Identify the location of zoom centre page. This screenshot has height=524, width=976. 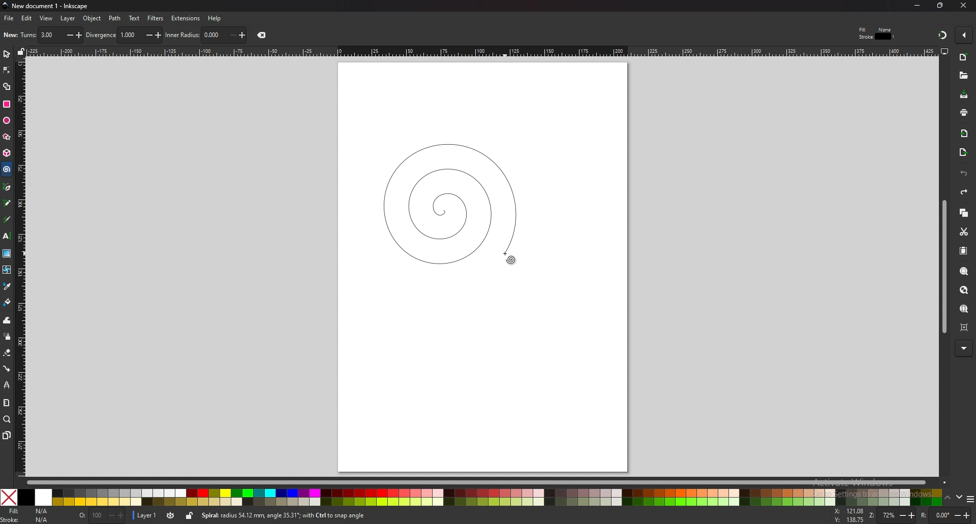
(964, 327).